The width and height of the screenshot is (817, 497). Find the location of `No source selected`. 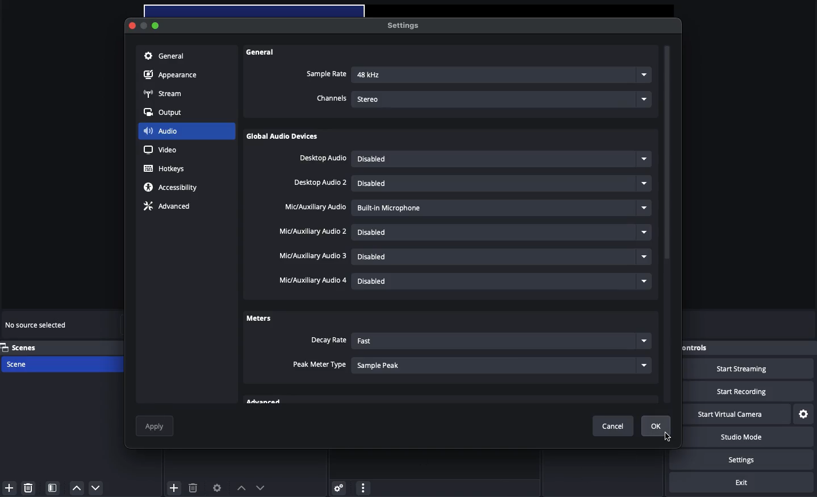

No source selected is located at coordinates (37, 326).